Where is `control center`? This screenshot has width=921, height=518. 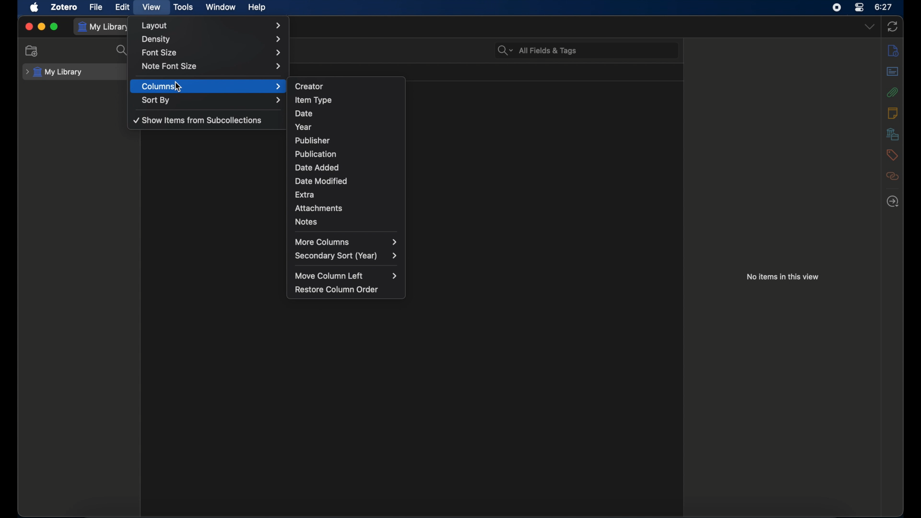 control center is located at coordinates (860, 8).